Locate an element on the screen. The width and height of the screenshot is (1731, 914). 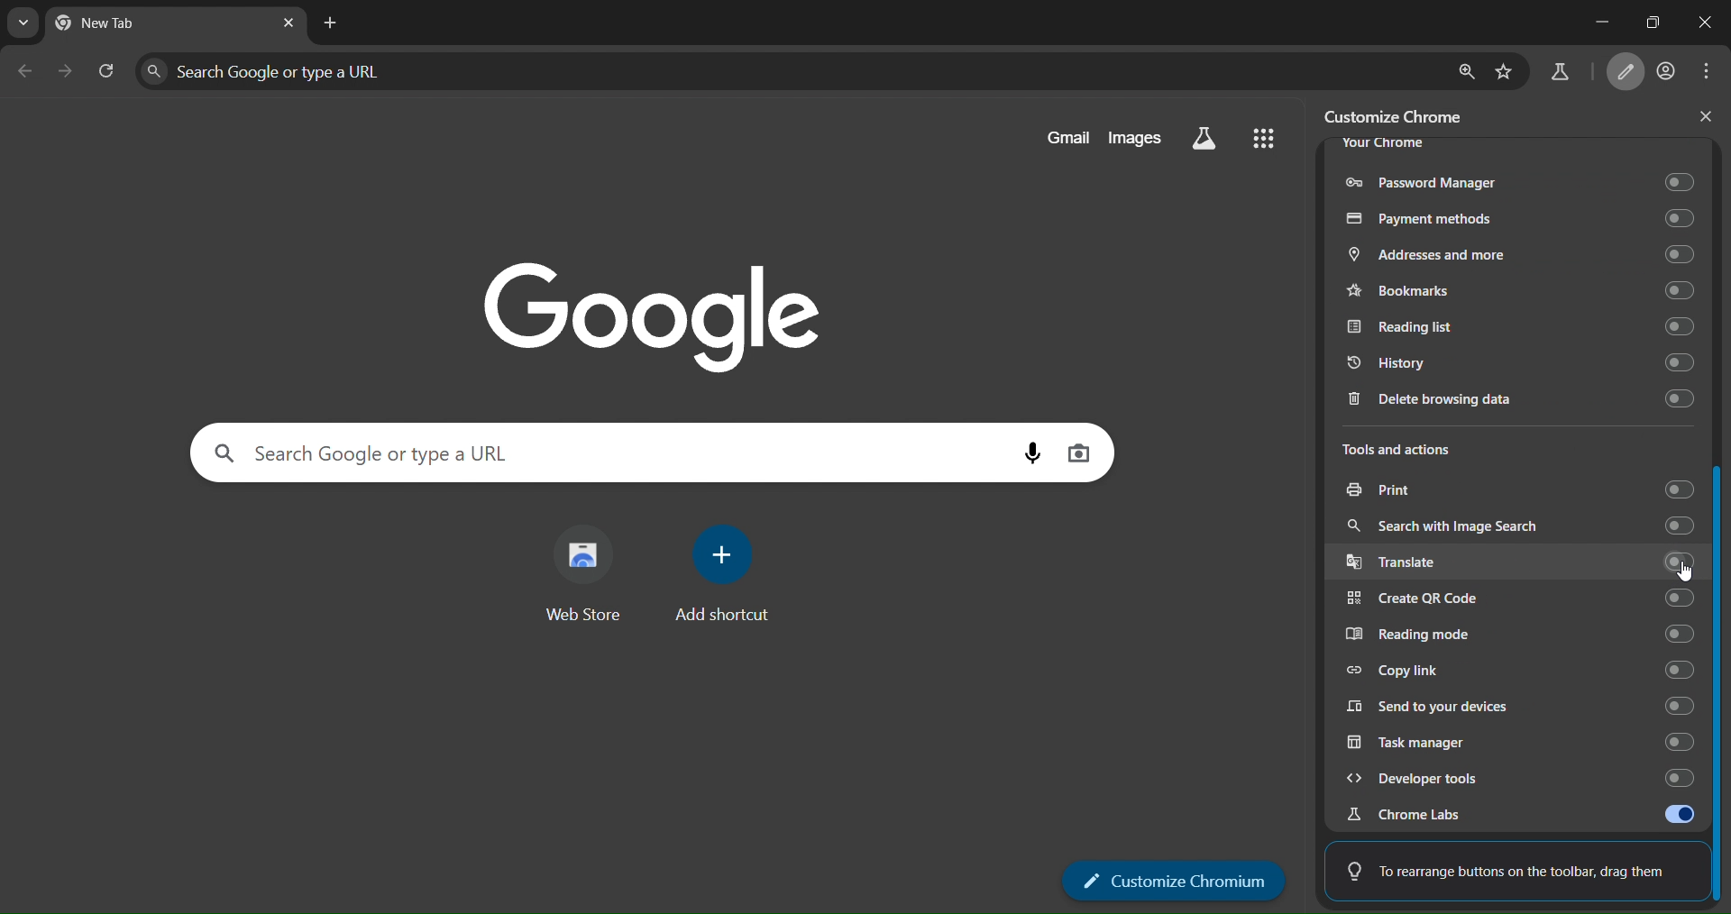
restore down is located at coordinates (1648, 19).